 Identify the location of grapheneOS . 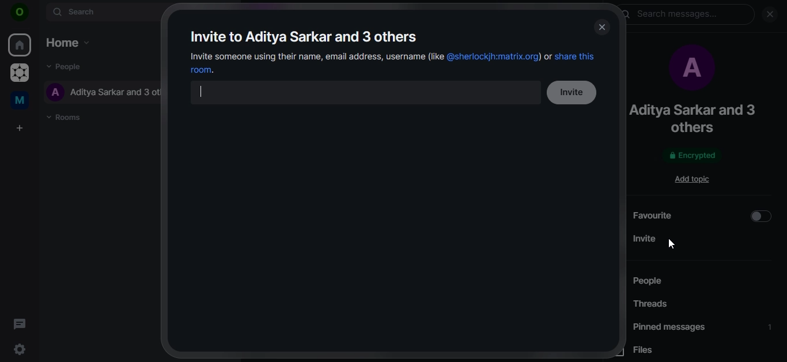
(18, 74).